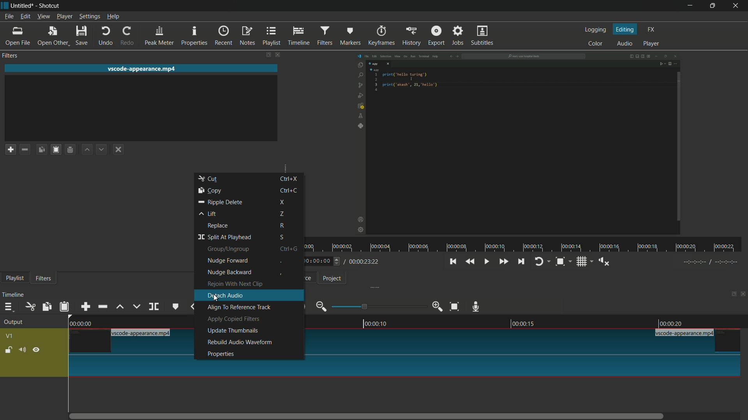 The width and height of the screenshot is (748, 420). Describe the element at coordinates (372, 287) in the screenshot. I see `expand` at that location.